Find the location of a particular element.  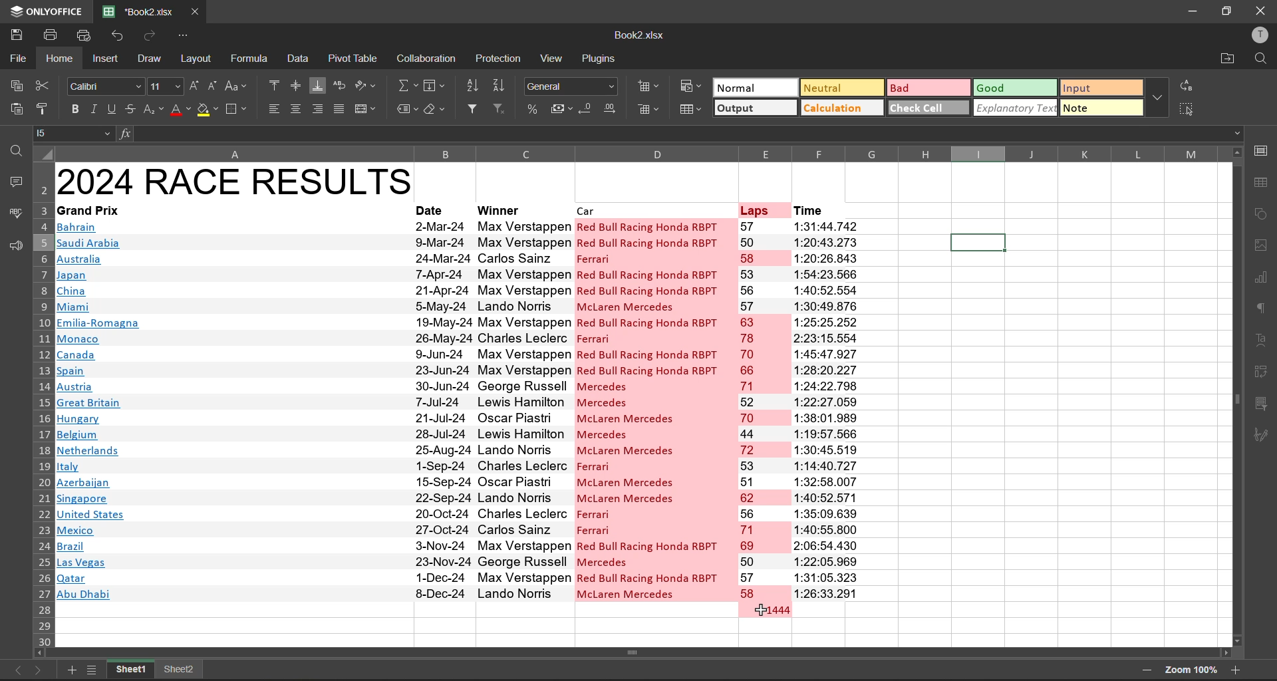

spellcheck is located at coordinates (13, 215).